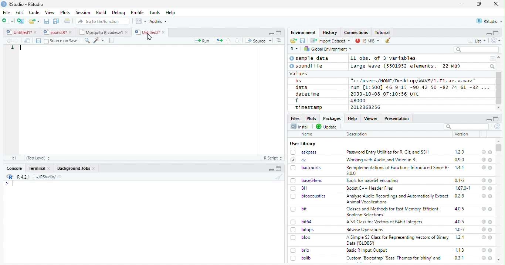  What do you see at coordinates (460, 250) in the screenshot?
I see `1.1.3` at bounding box center [460, 250].